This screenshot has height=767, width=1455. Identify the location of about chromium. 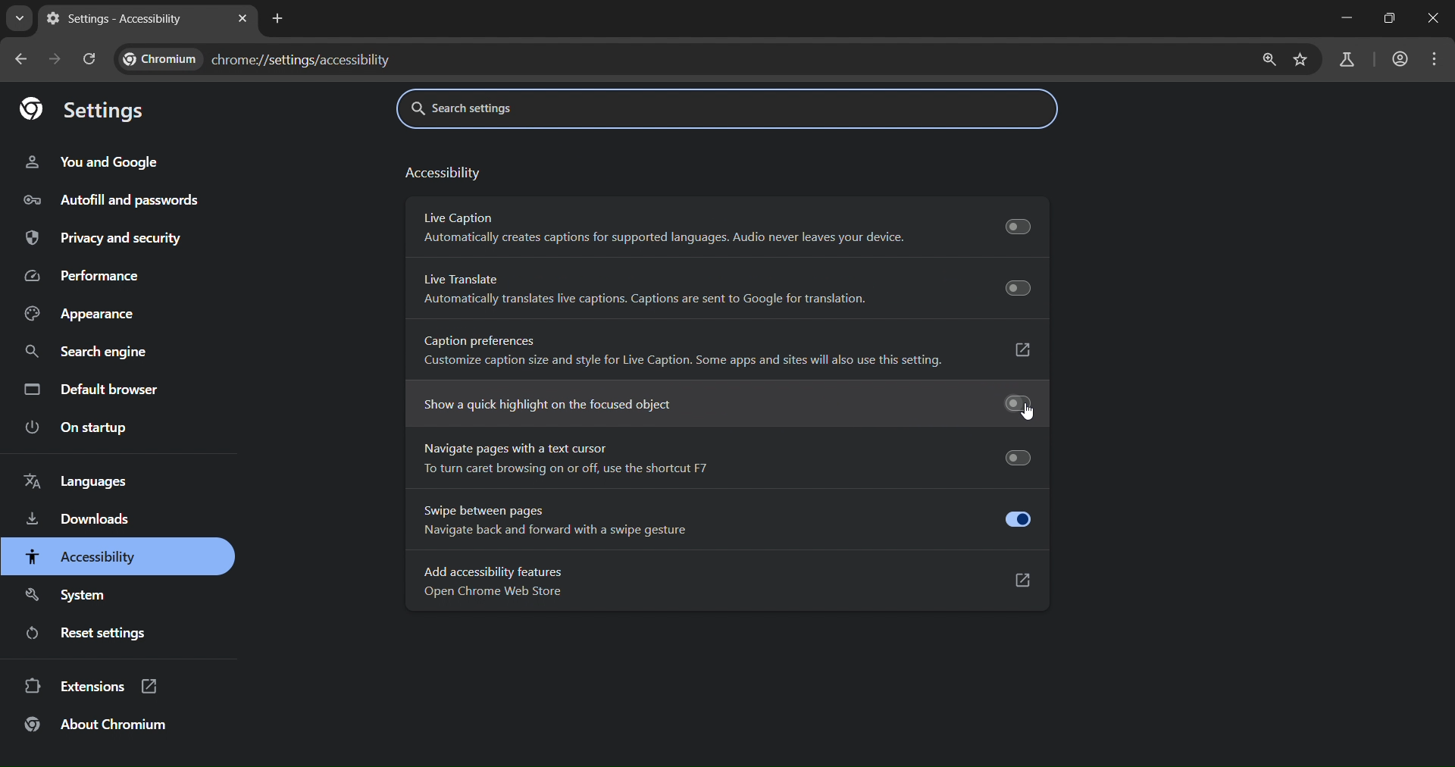
(94, 725).